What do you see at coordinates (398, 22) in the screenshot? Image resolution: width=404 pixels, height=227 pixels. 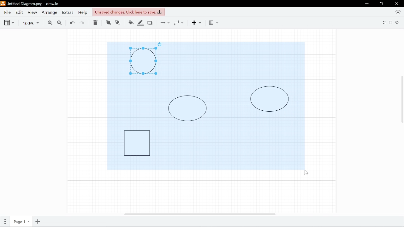 I see `Collapse/expand` at bounding box center [398, 22].